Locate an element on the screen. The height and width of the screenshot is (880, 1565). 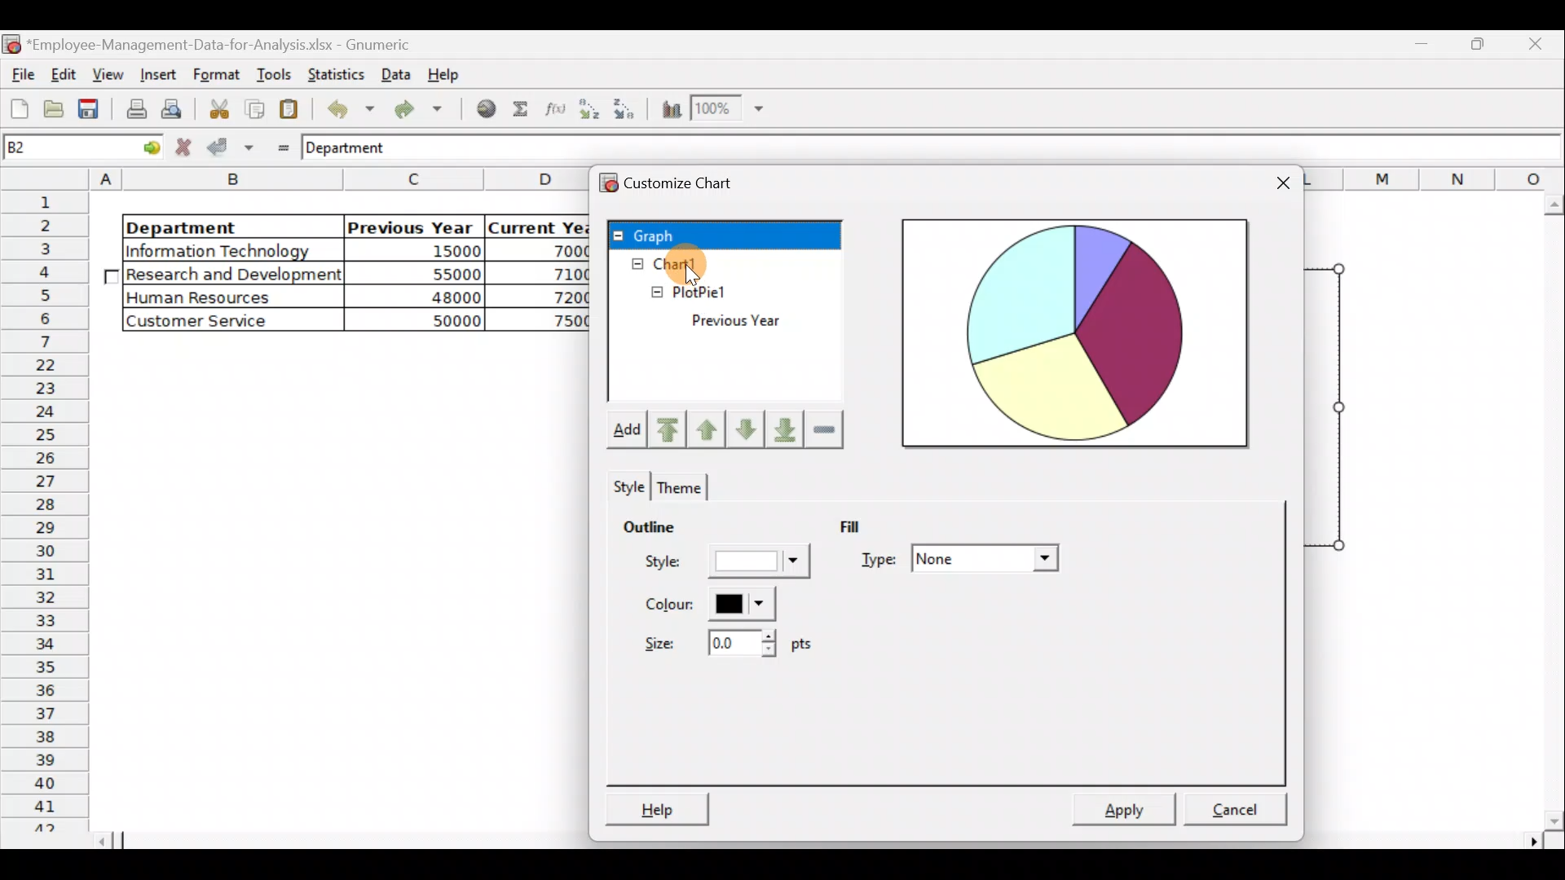
Research and Development is located at coordinates (235, 276).